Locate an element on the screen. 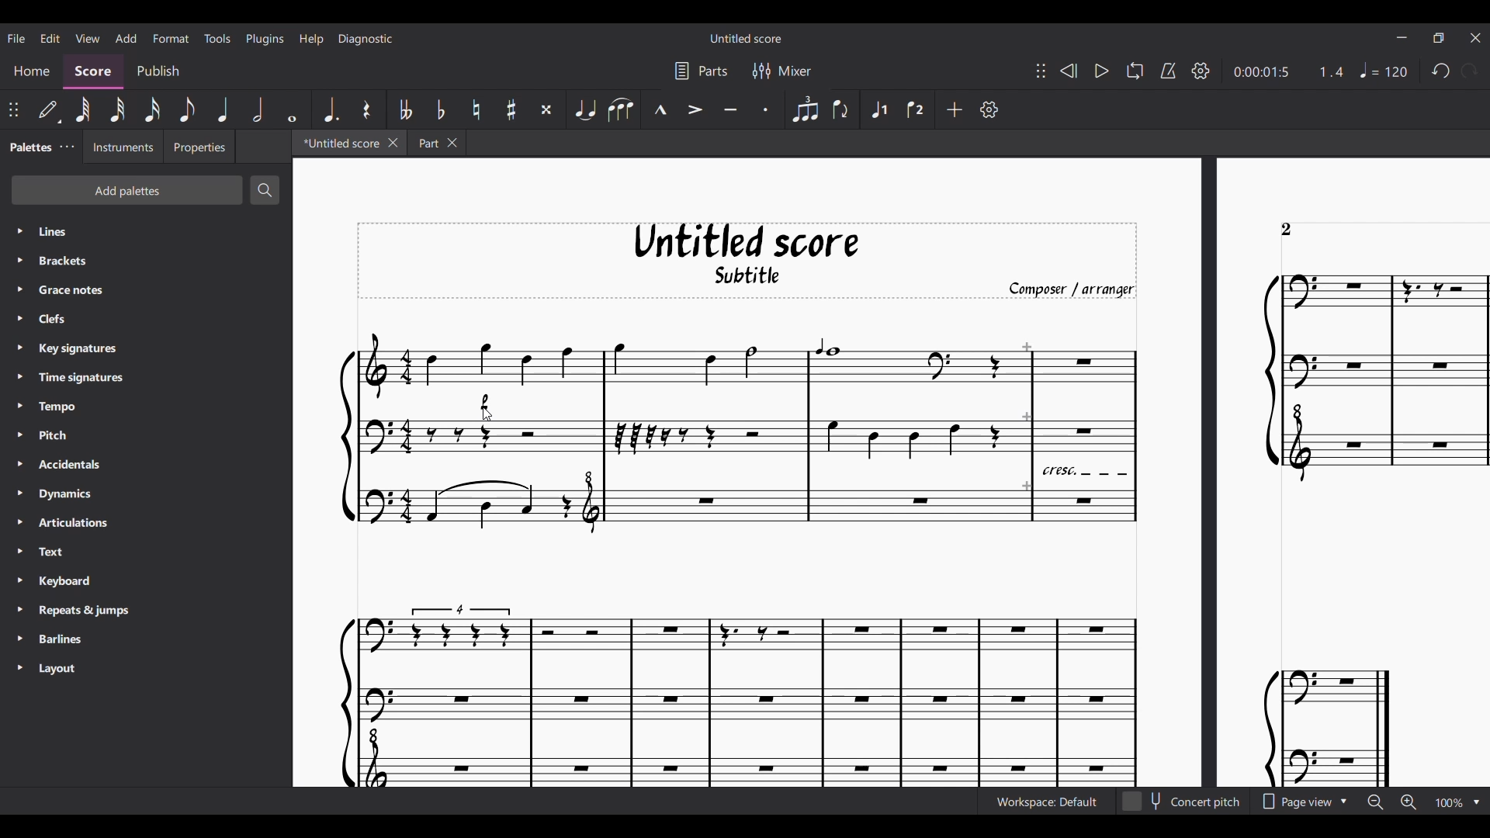 This screenshot has height=838, width=1490. 16th note is located at coordinates (152, 109).